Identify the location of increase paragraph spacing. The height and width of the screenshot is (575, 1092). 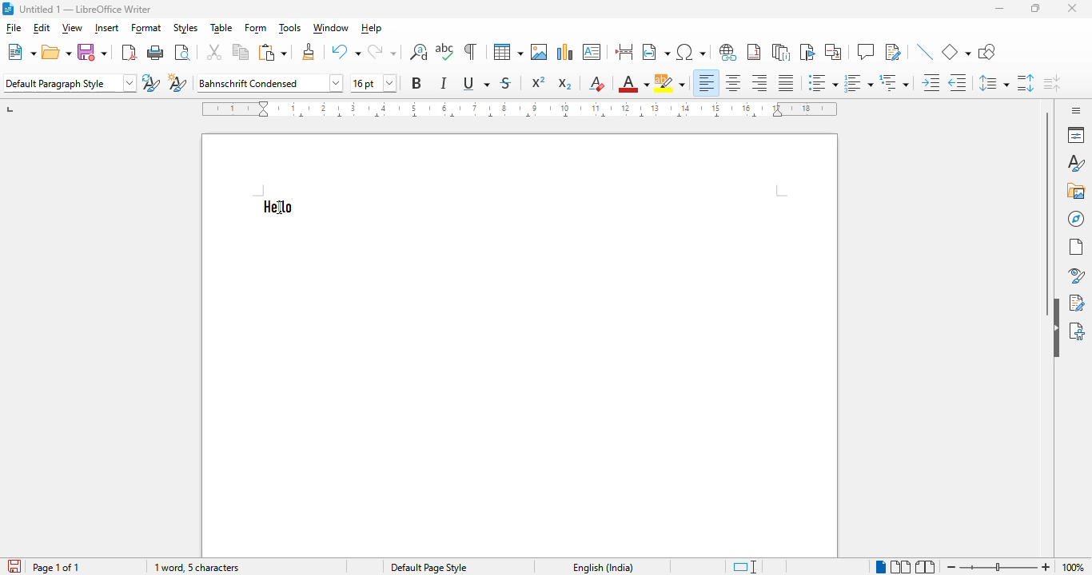
(1025, 83).